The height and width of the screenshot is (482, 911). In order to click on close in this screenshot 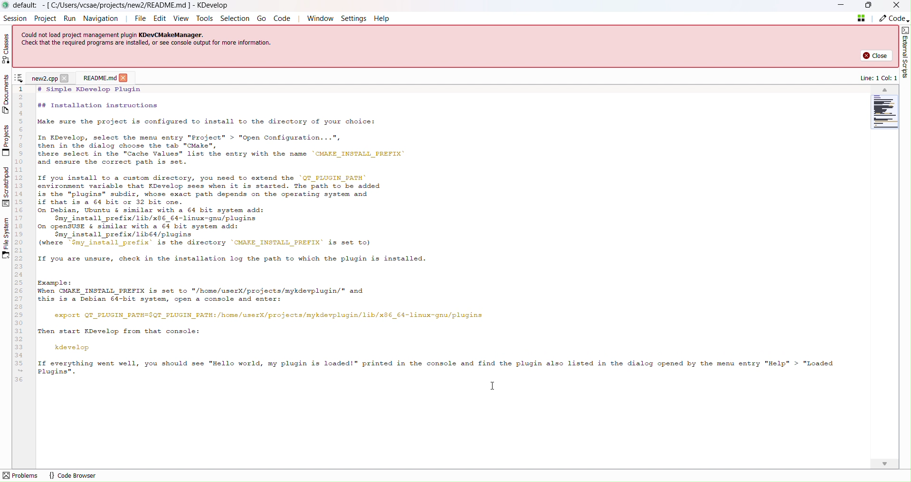, I will do `click(65, 78)`.